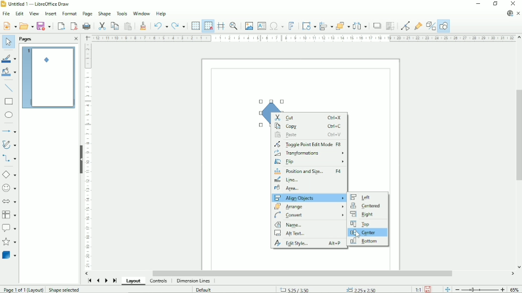  I want to click on Right, so click(364, 215).